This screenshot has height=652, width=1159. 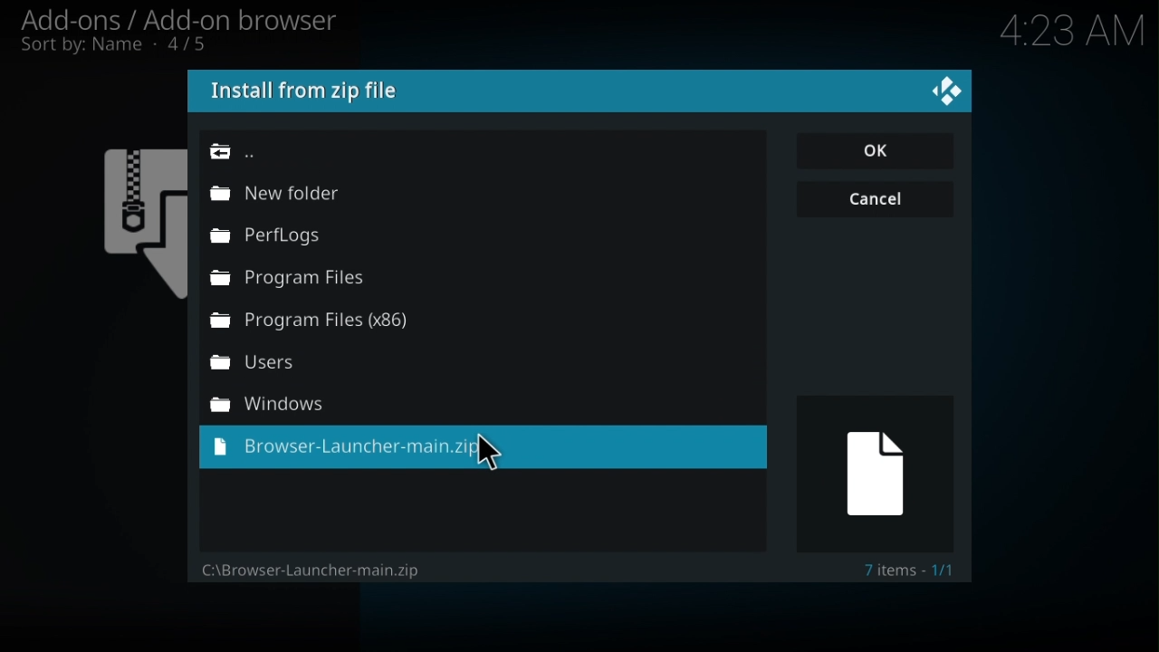 I want to click on New folder, so click(x=301, y=192).